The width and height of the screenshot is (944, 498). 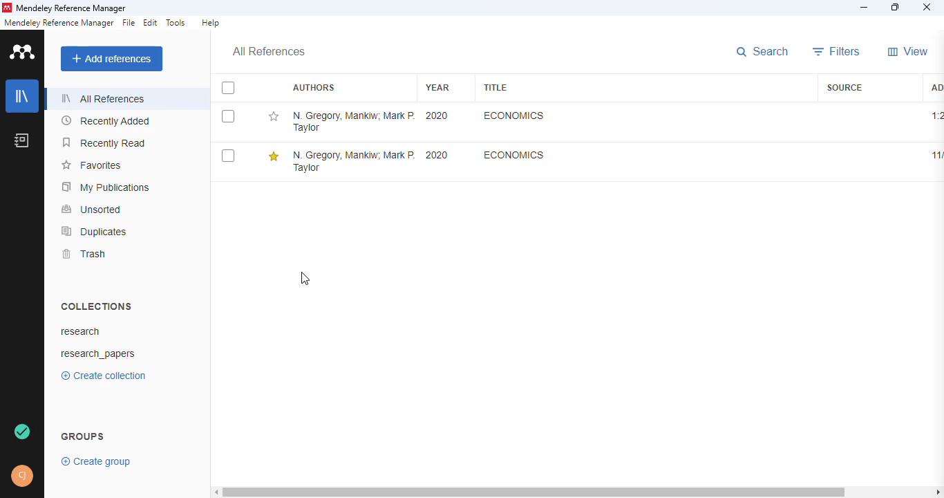 I want to click on research_papers, so click(x=99, y=355).